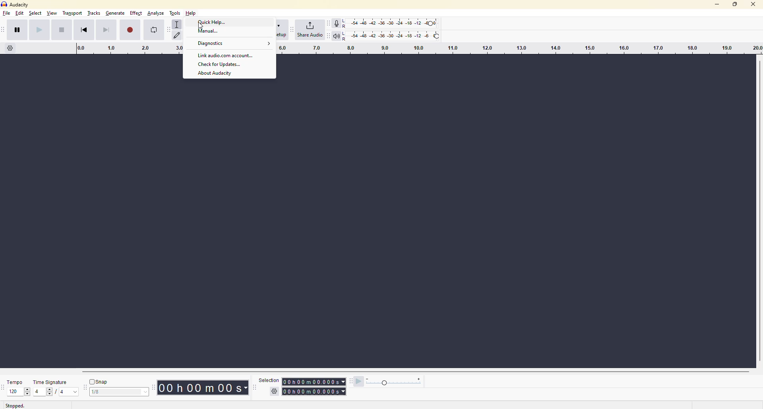 The image size is (763, 409). I want to click on record, so click(132, 30).